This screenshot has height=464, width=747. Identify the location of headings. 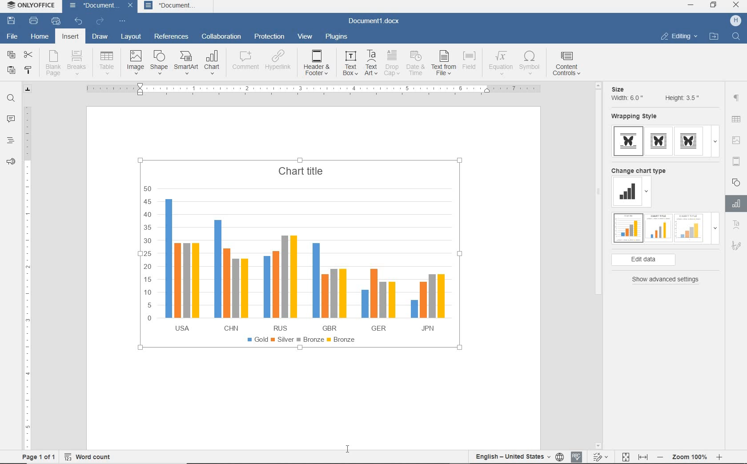
(10, 141).